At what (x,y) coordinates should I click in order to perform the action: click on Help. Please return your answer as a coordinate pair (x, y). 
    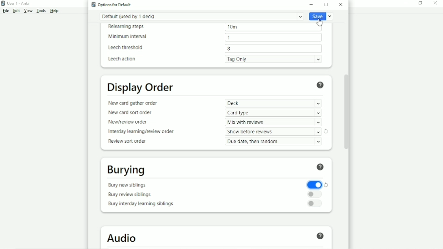
    Looking at the image, I should click on (321, 168).